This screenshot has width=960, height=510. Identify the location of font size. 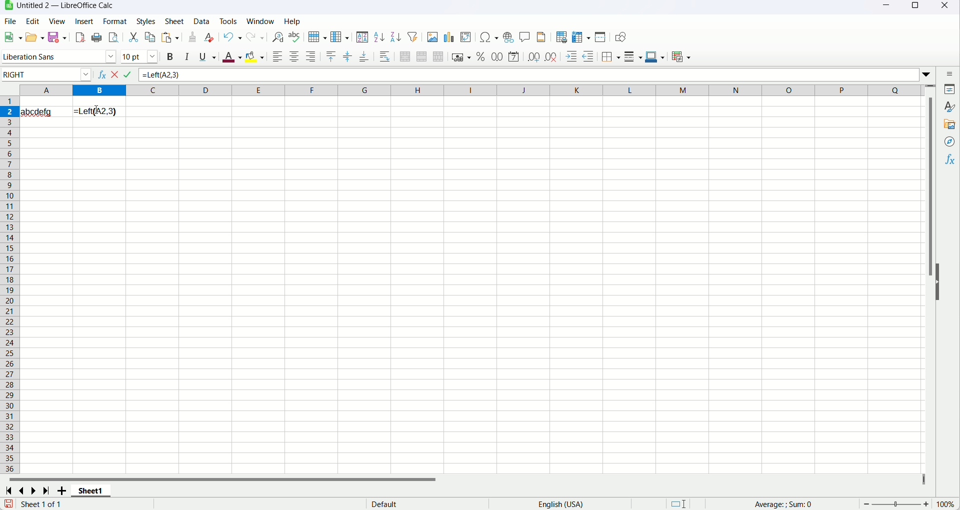
(140, 56).